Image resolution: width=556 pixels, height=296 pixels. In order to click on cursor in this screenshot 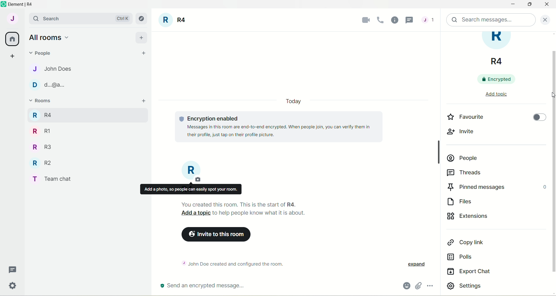, I will do `click(410, 20)`.